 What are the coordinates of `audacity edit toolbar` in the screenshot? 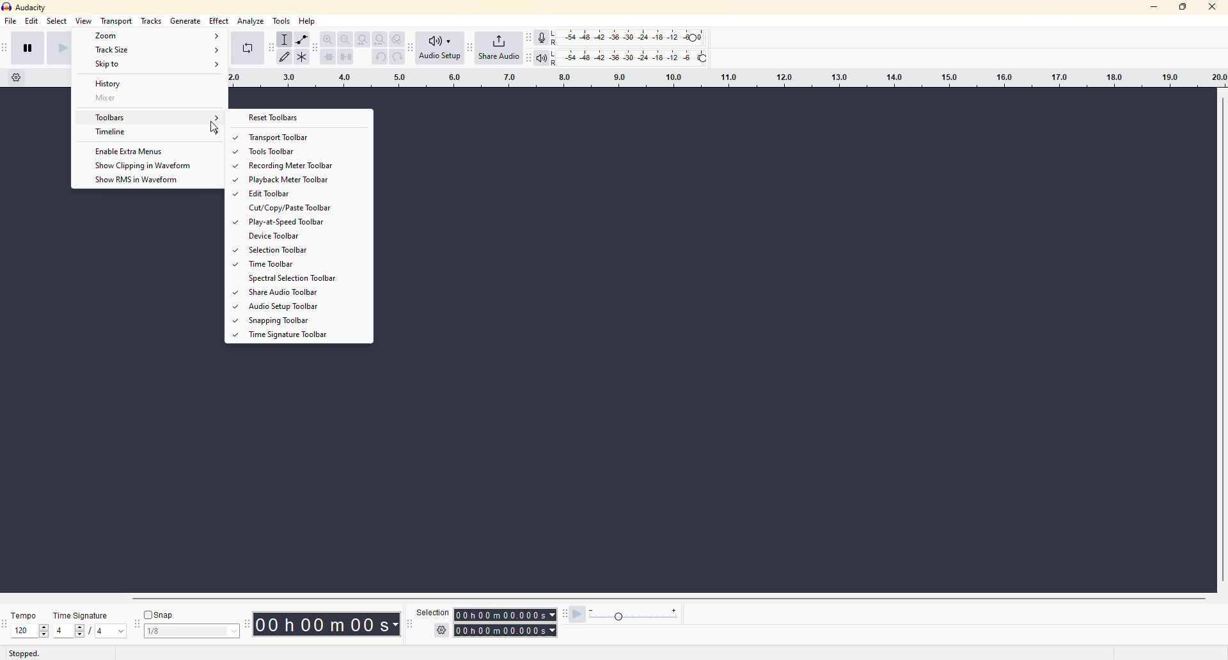 It's located at (317, 46).